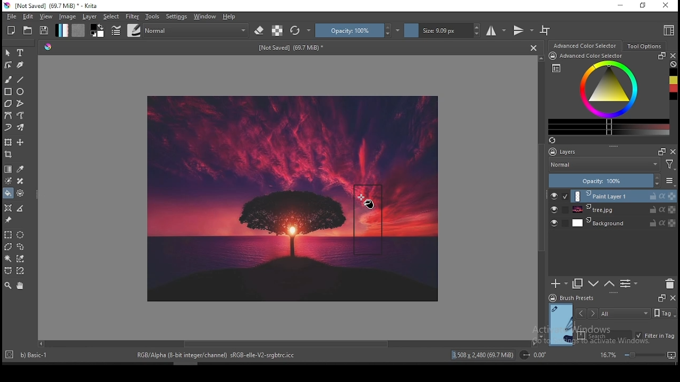 The width and height of the screenshot is (680, 382). What do you see at coordinates (7, 235) in the screenshot?
I see `polygon selection tool` at bounding box center [7, 235].